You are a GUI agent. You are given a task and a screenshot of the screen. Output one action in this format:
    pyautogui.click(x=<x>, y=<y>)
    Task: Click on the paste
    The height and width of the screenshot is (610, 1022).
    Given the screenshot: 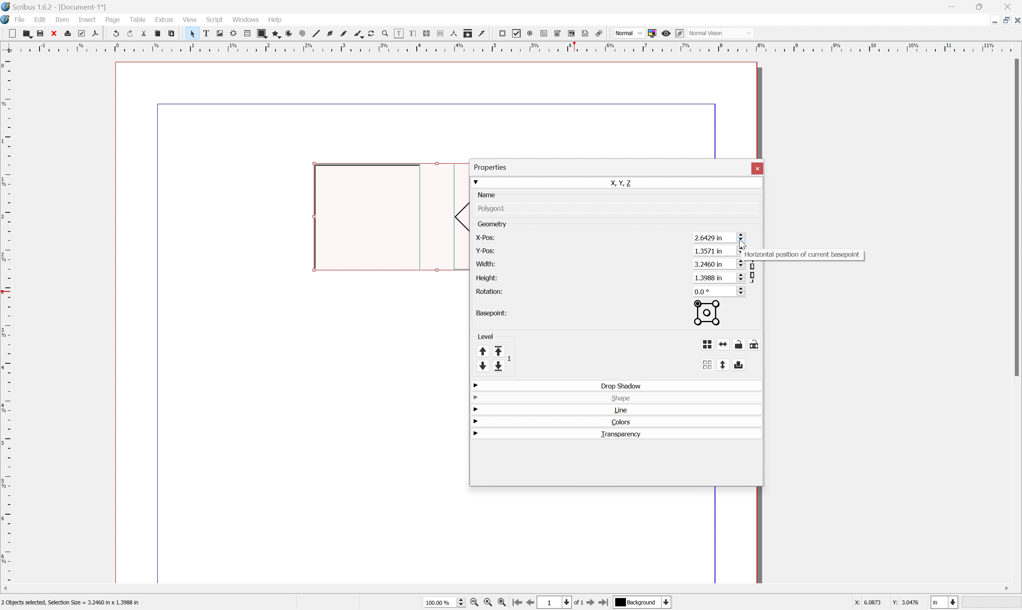 What is the action you would take?
    pyautogui.click(x=171, y=34)
    